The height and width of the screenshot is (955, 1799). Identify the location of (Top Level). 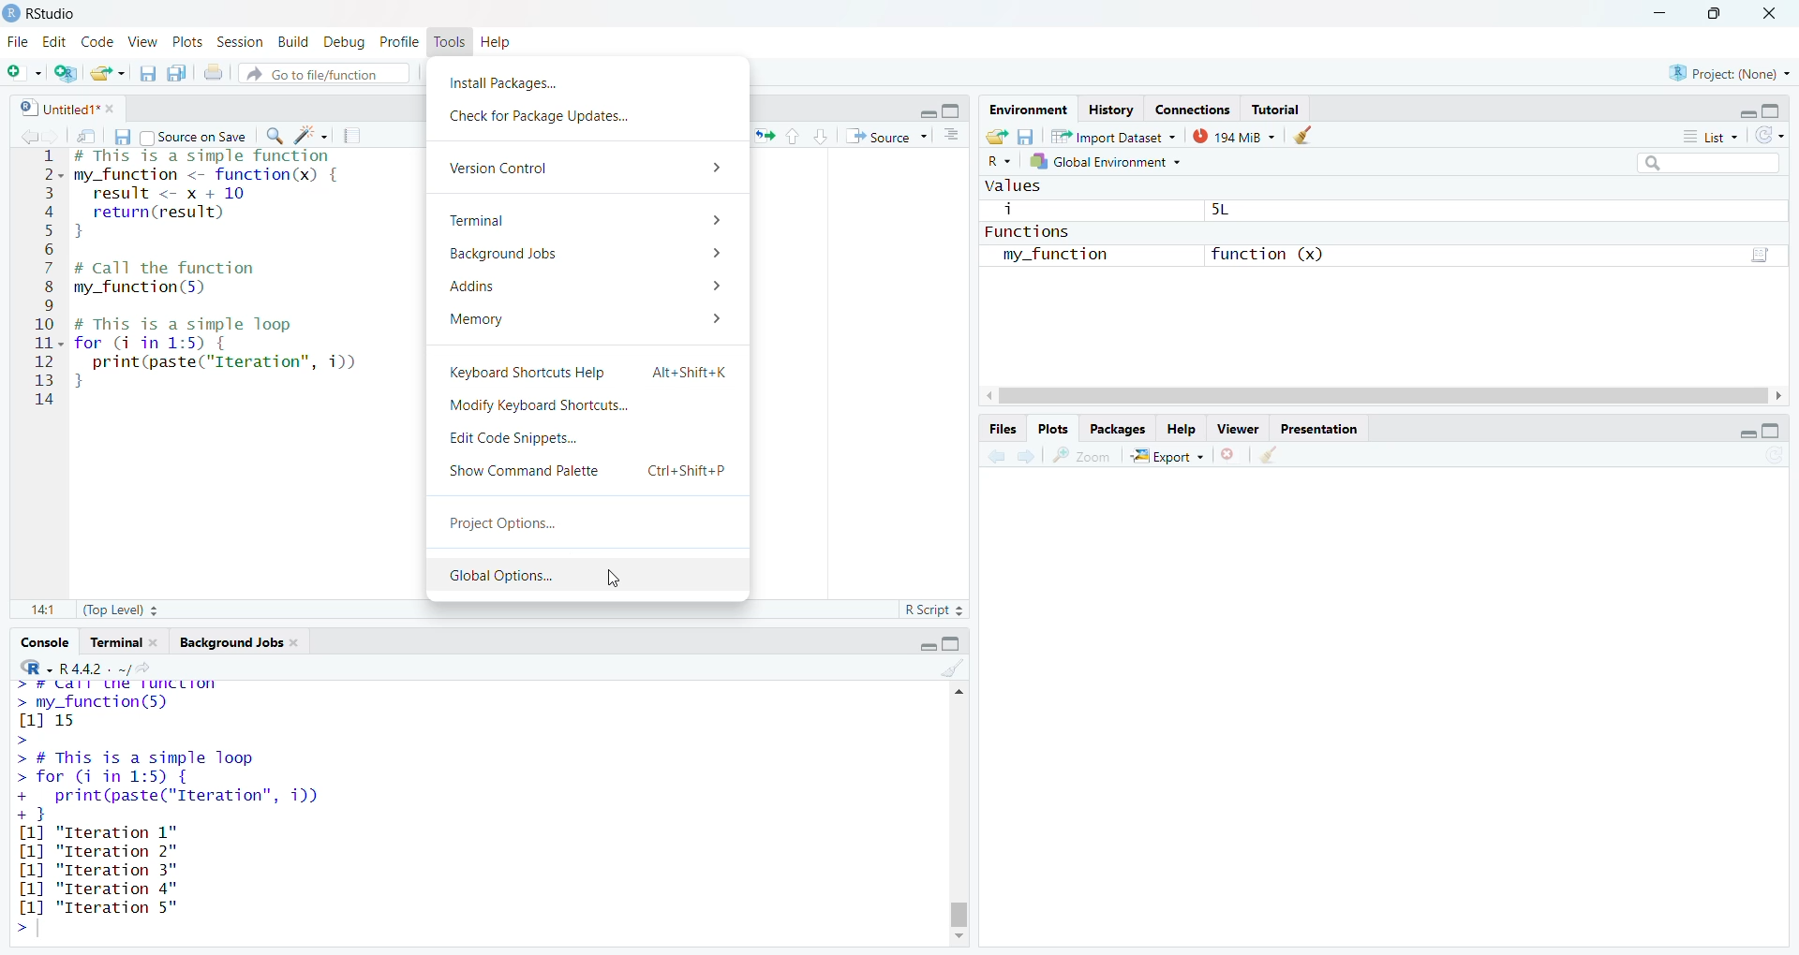
(118, 612).